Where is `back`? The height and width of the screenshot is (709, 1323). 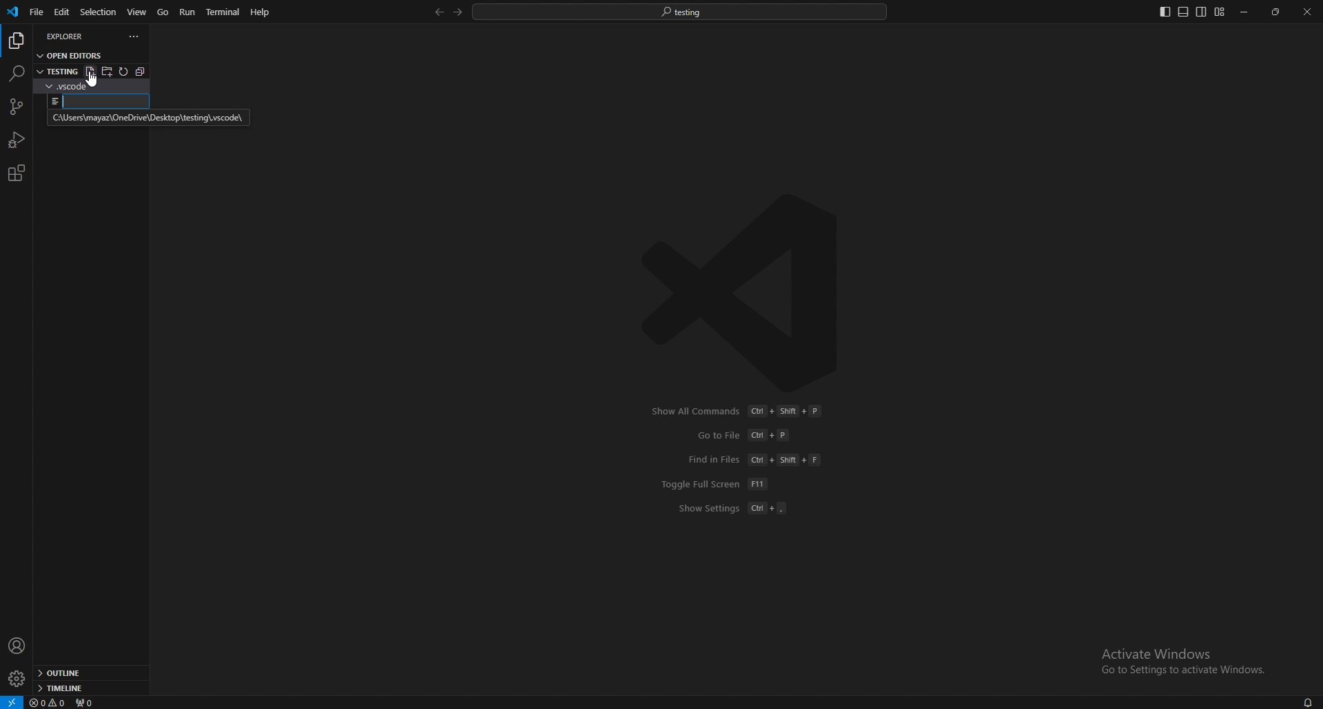
back is located at coordinates (436, 12).